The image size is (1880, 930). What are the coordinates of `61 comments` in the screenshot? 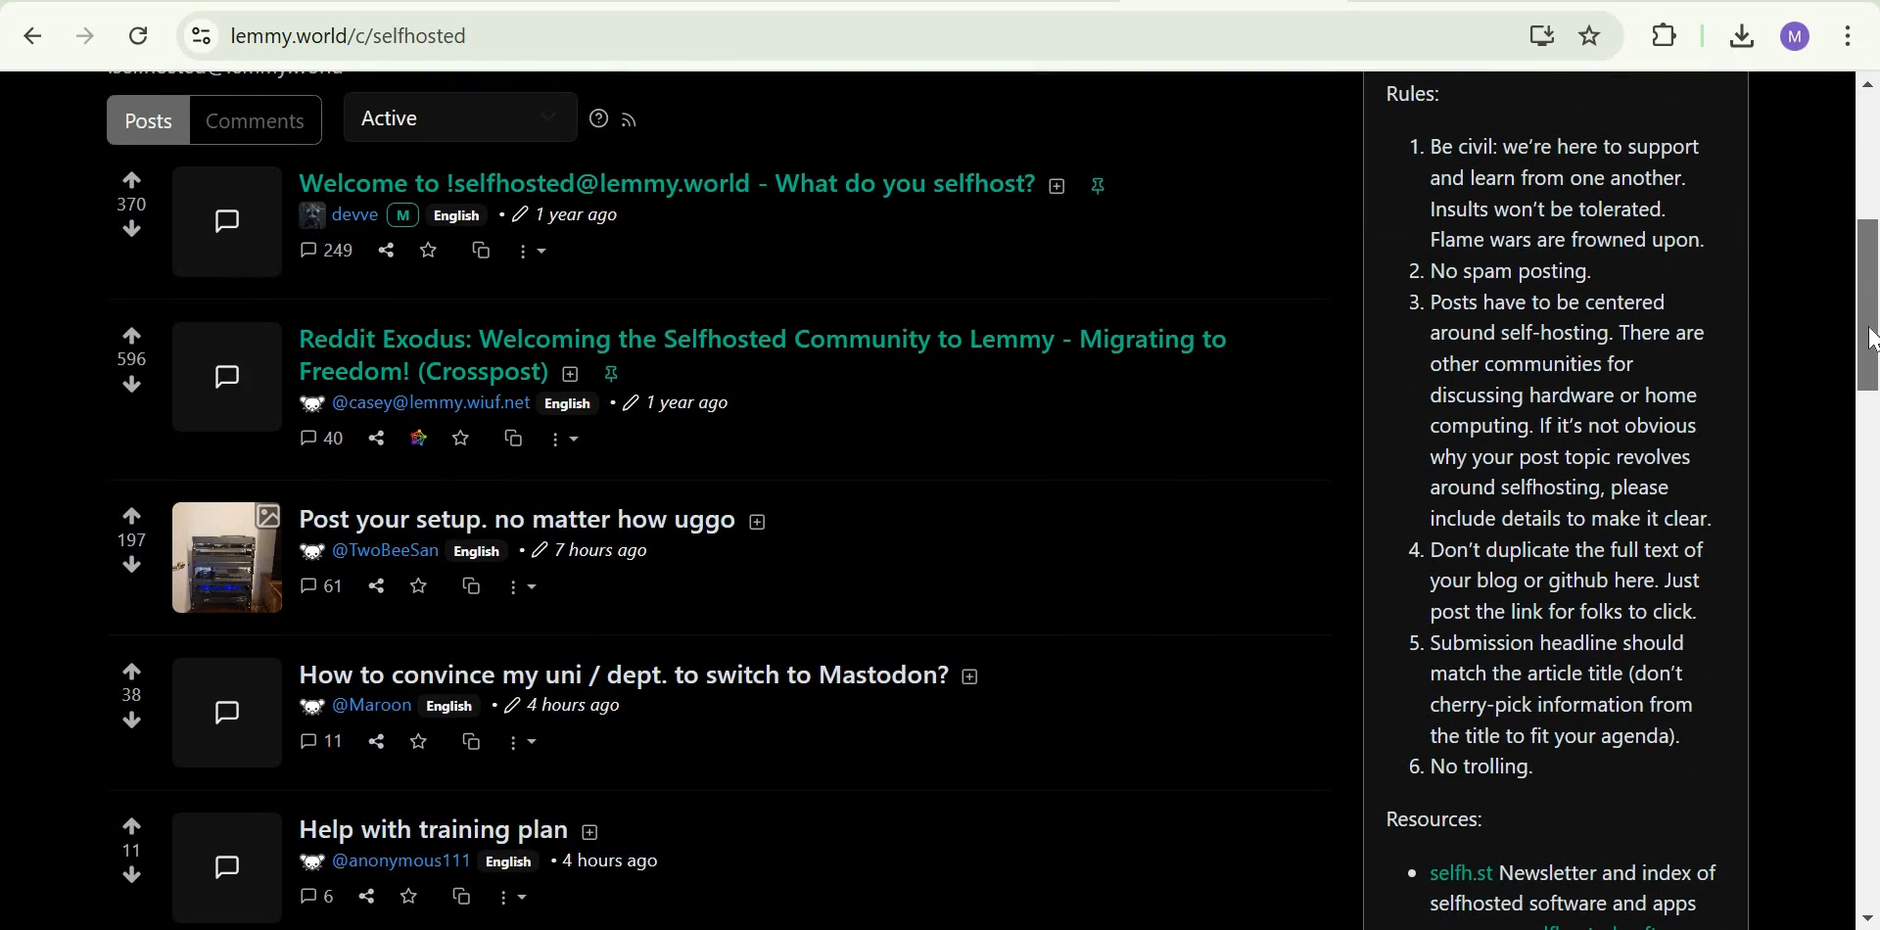 It's located at (318, 586).